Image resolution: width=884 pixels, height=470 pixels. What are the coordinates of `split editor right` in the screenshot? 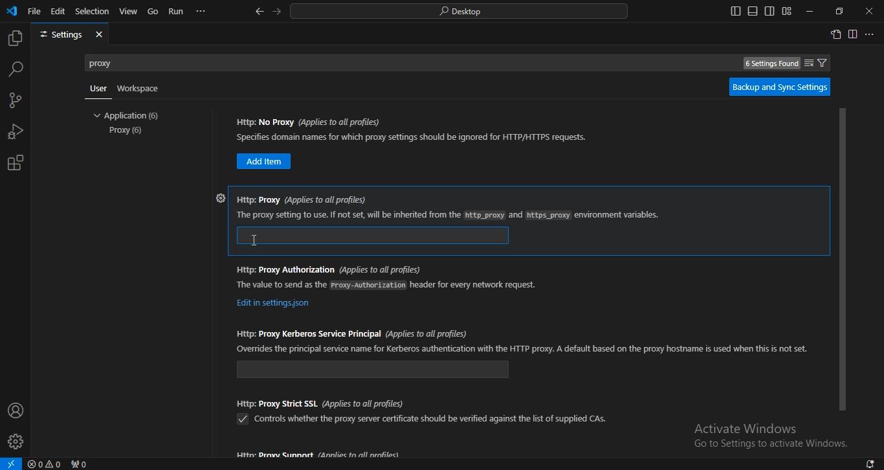 It's located at (852, 34).